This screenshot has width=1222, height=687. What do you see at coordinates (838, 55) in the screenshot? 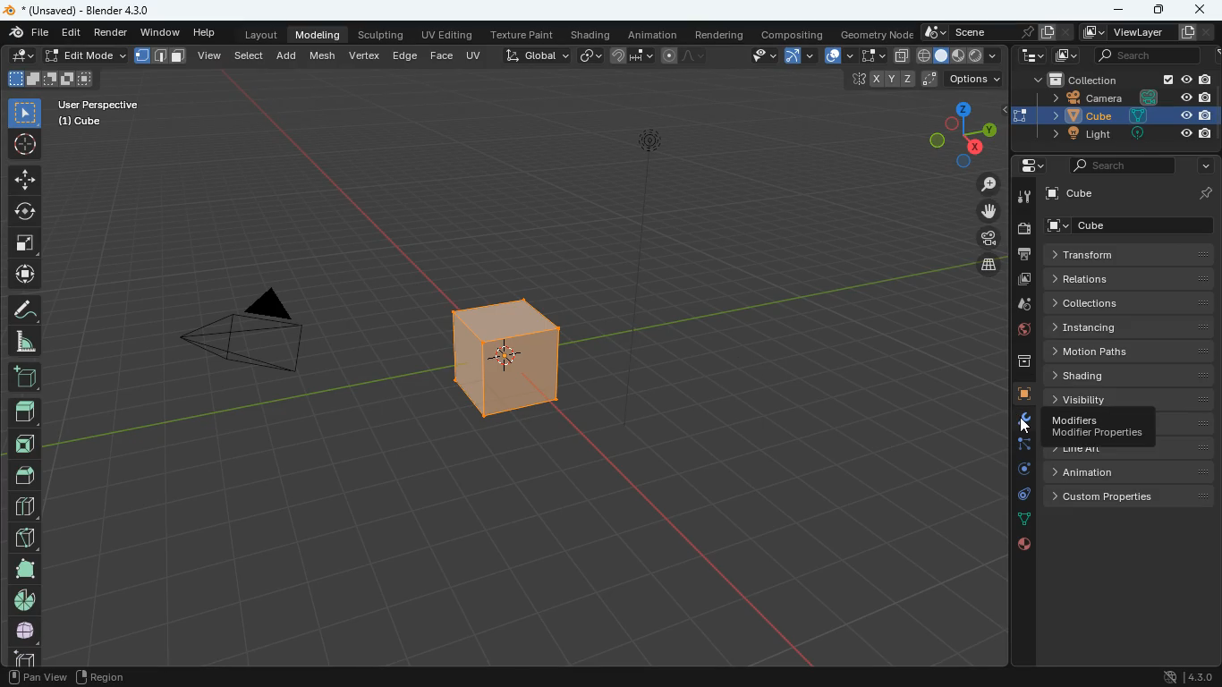
I see `overlap` at bounding box center [838, 55].